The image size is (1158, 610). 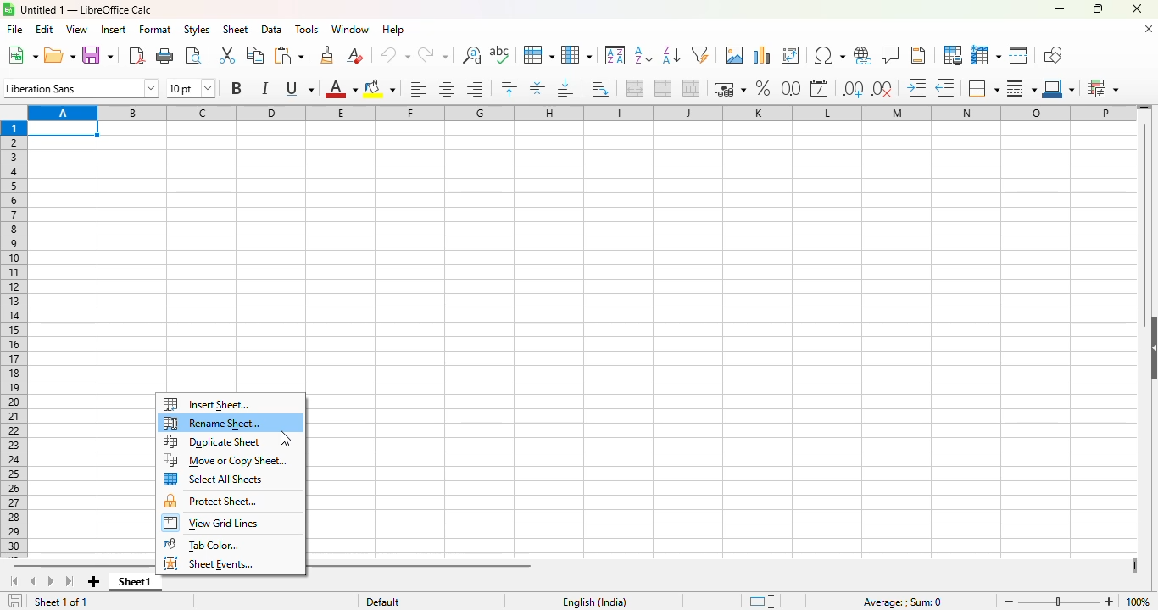 I want to click on view, so click(x=76, y=29).